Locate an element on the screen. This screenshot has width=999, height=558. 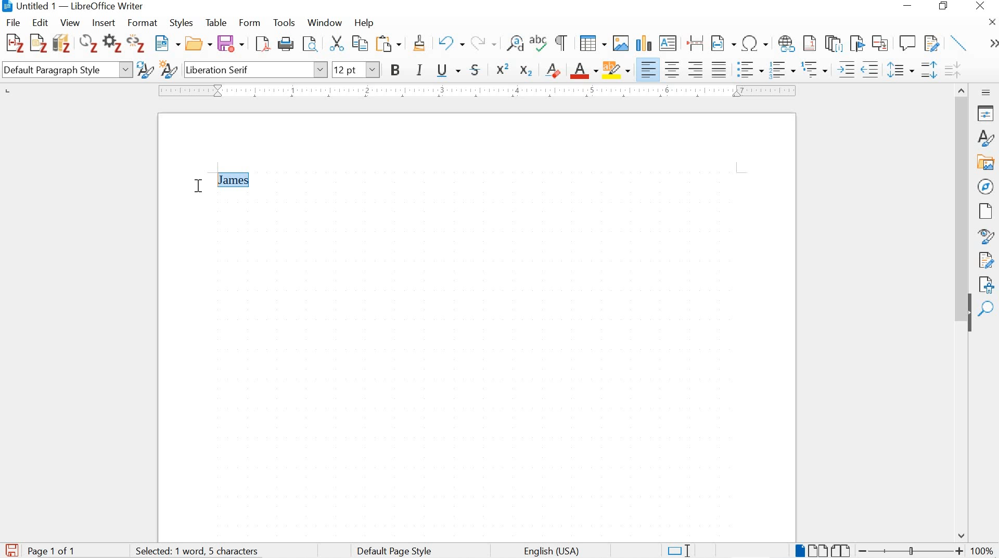
style inspector is located at coordinates (986, 237).